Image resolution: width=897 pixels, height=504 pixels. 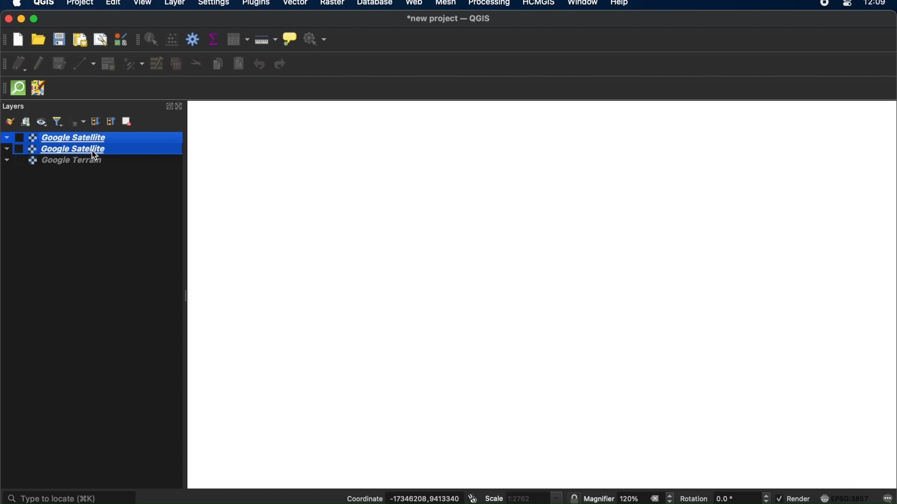 I want to click on recorder icon, so click(x=825, y=4).